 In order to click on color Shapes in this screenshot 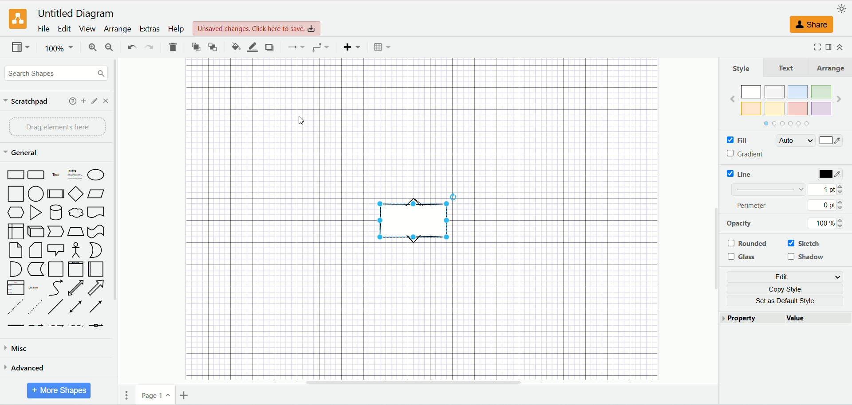, I will do `click(784, 105)`.